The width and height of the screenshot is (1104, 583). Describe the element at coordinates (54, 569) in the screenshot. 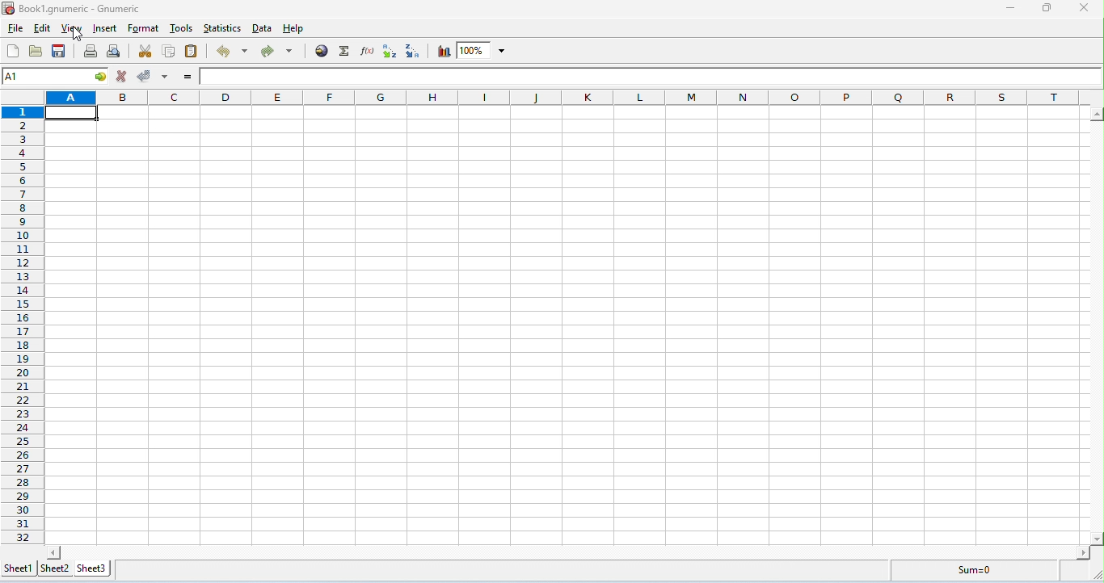

I see `sheet2` at that location.